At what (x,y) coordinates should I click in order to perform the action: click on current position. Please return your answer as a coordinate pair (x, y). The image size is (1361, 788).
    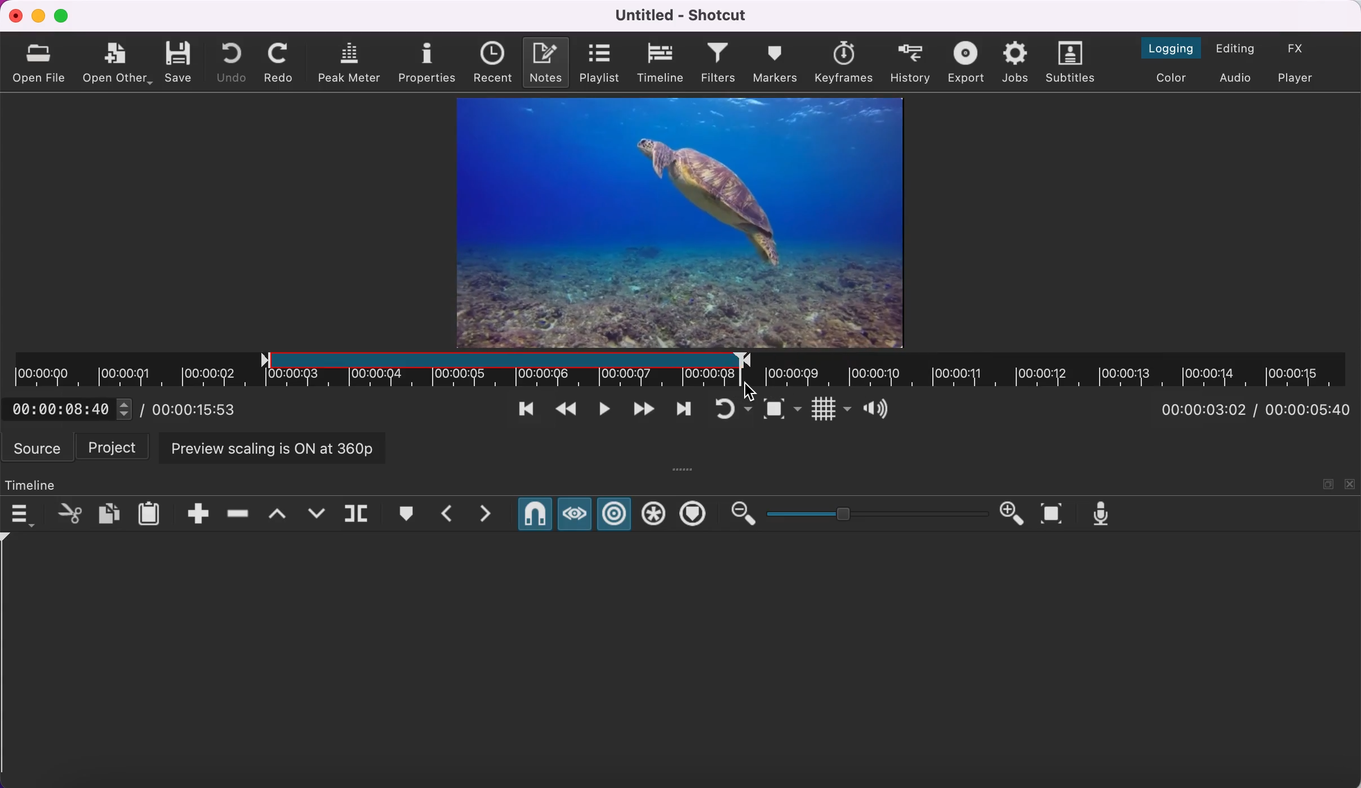
    Looking at the image, I should click on (1208, 409).